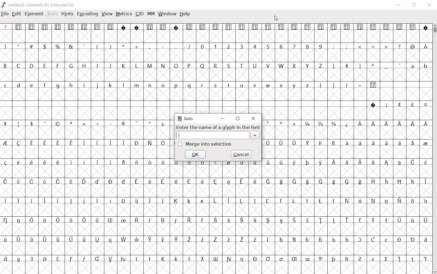 The width and height of the screenshot is (437, 274). I want to click on B, so click(7, 65).